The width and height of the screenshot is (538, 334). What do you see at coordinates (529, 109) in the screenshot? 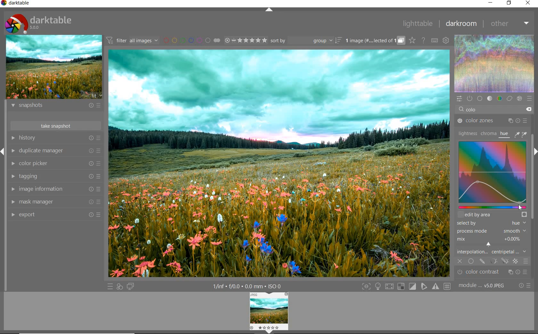
I see `delete` at bounding box center [529, 109].